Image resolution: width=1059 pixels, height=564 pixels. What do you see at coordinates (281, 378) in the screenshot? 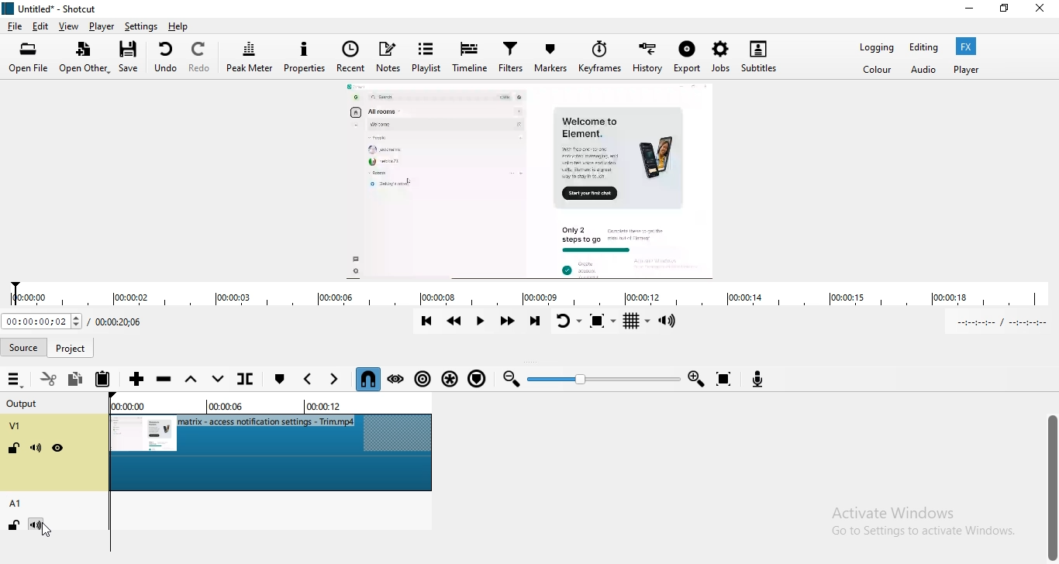
I see `create/edit marker` at bounding box center [281, 378].